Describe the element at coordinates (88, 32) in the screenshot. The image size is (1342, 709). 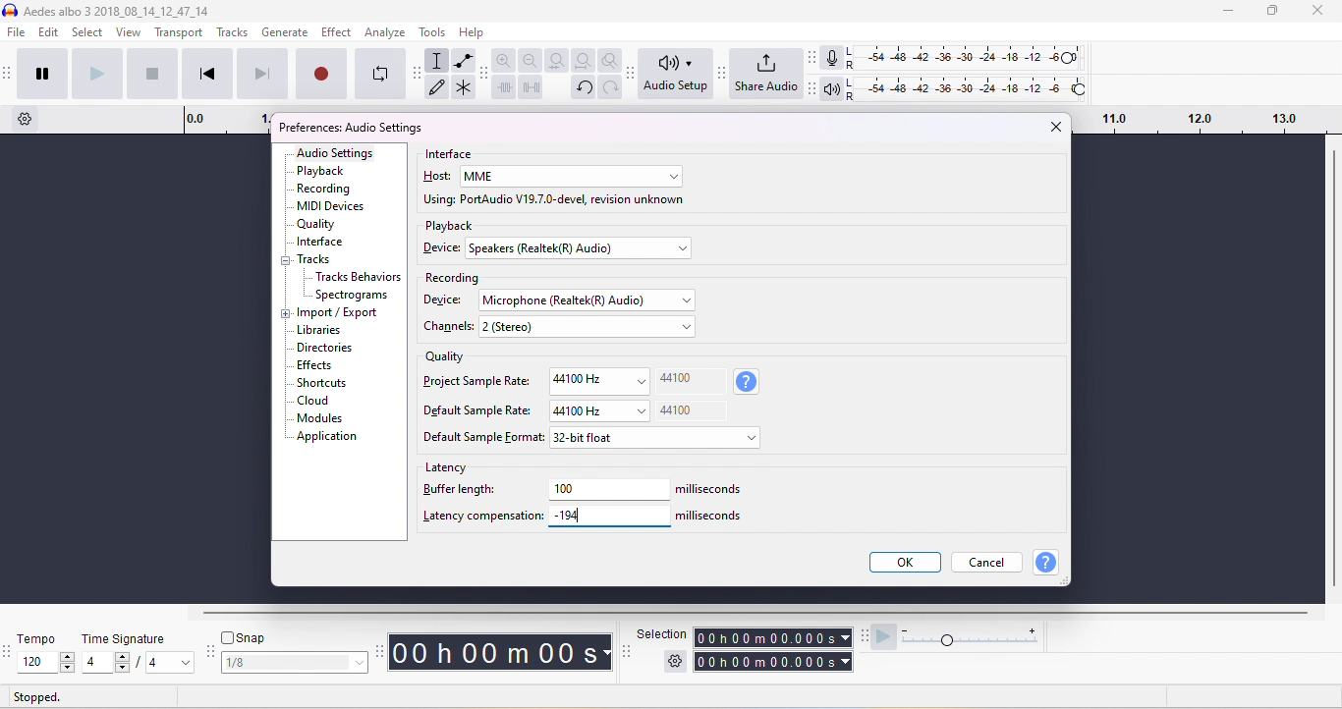
I see `select` at that location.